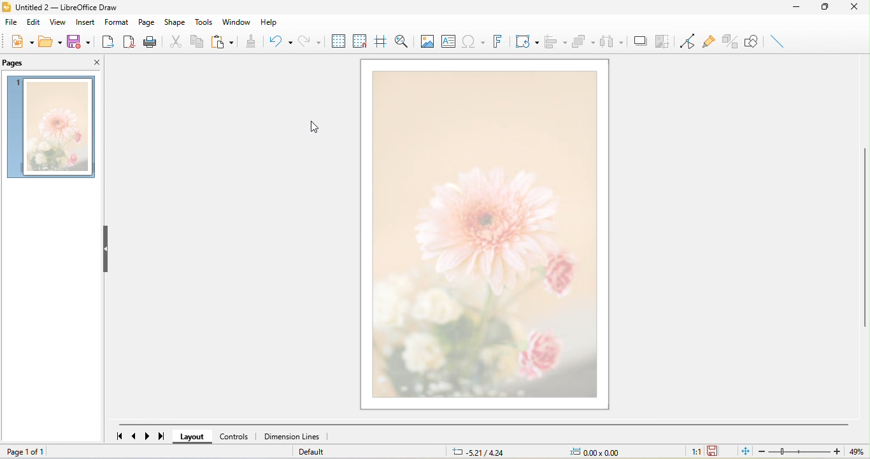 This screenshot has width=870, height=459. What do you see at coordinates (809, 451) in the screenshot?
I see `zoom` at bounding box center [809, 451].